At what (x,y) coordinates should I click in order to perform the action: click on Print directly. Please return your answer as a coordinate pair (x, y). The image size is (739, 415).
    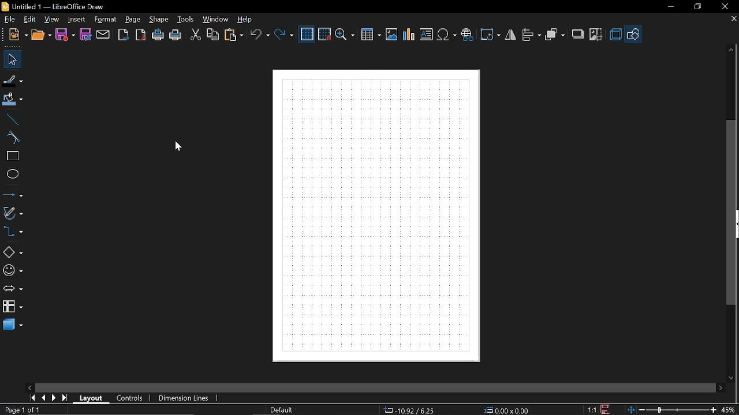
    Looking at the image, I should click on (158, 35).